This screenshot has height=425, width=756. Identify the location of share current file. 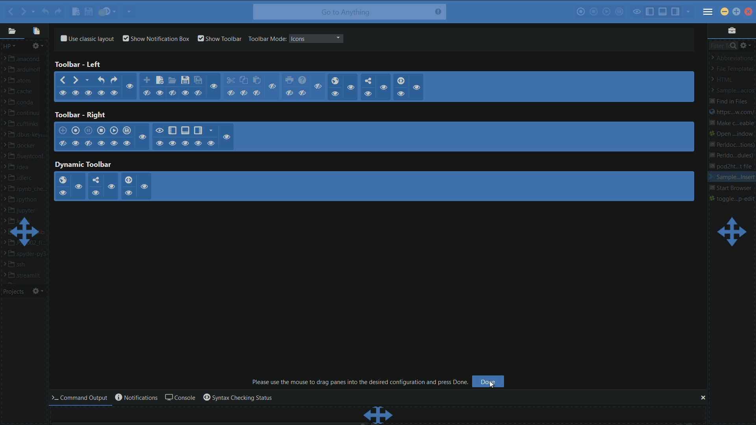
(130, 11).